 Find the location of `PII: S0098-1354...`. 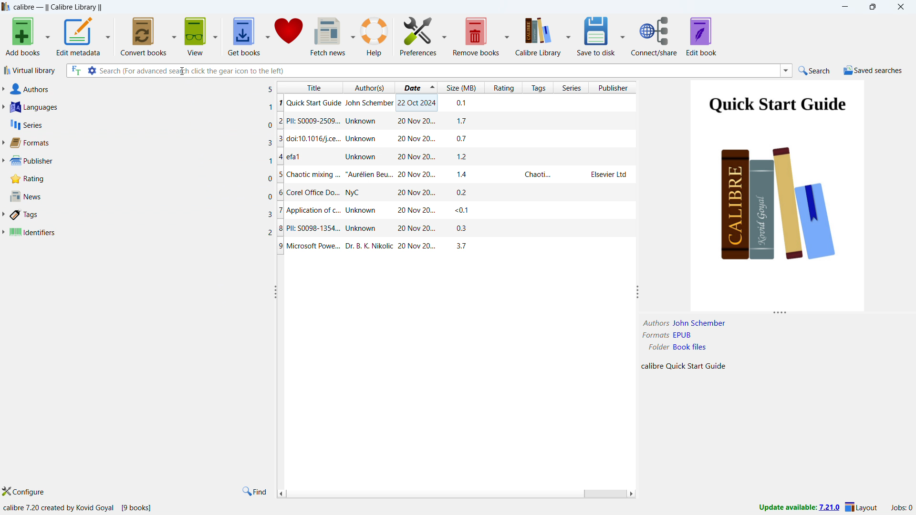

PII: S0098-1354... is located at coordinates (450, 230).